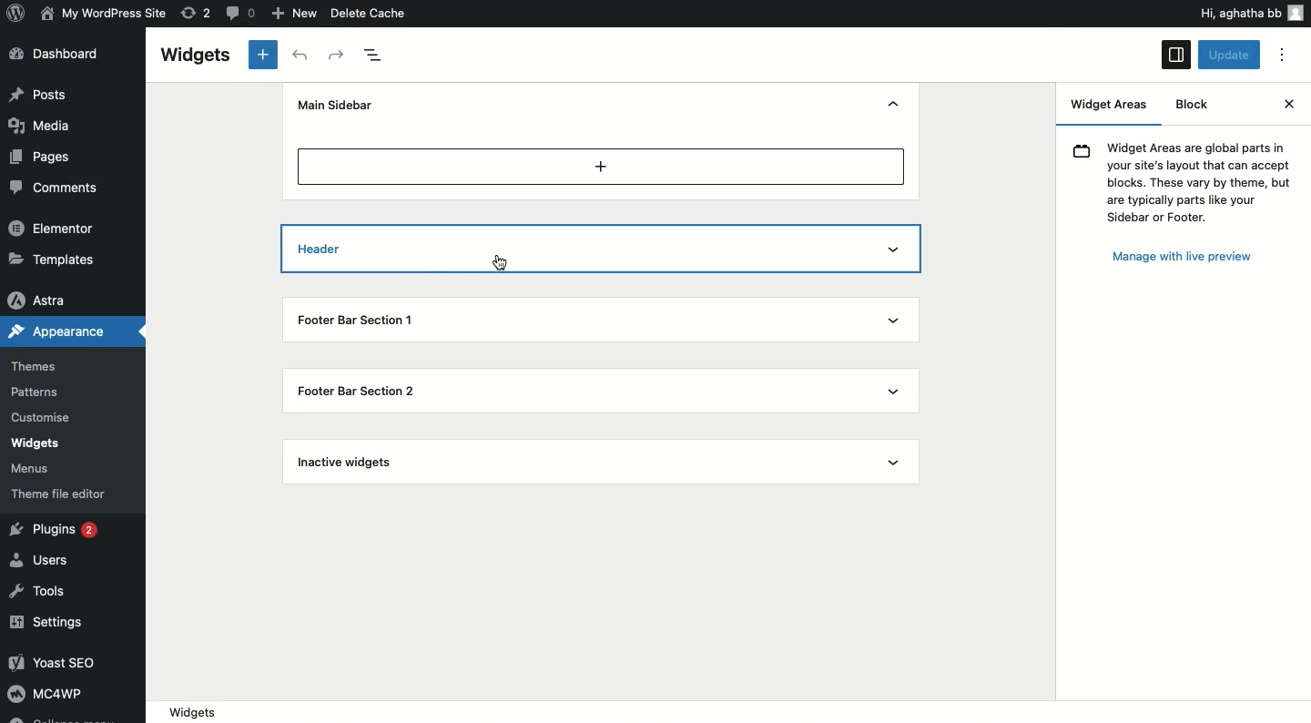 The height and width of the screenshot is (723, 1311). I want to click on Templates, so click(55, 258).